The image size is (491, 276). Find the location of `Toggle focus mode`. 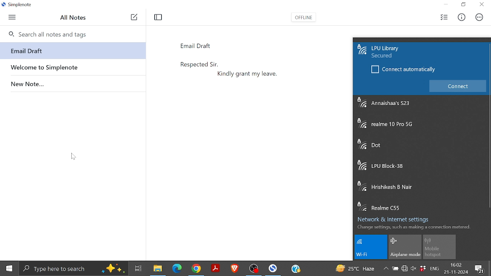

Toggle focus mode is located at coordinates (159, 17).